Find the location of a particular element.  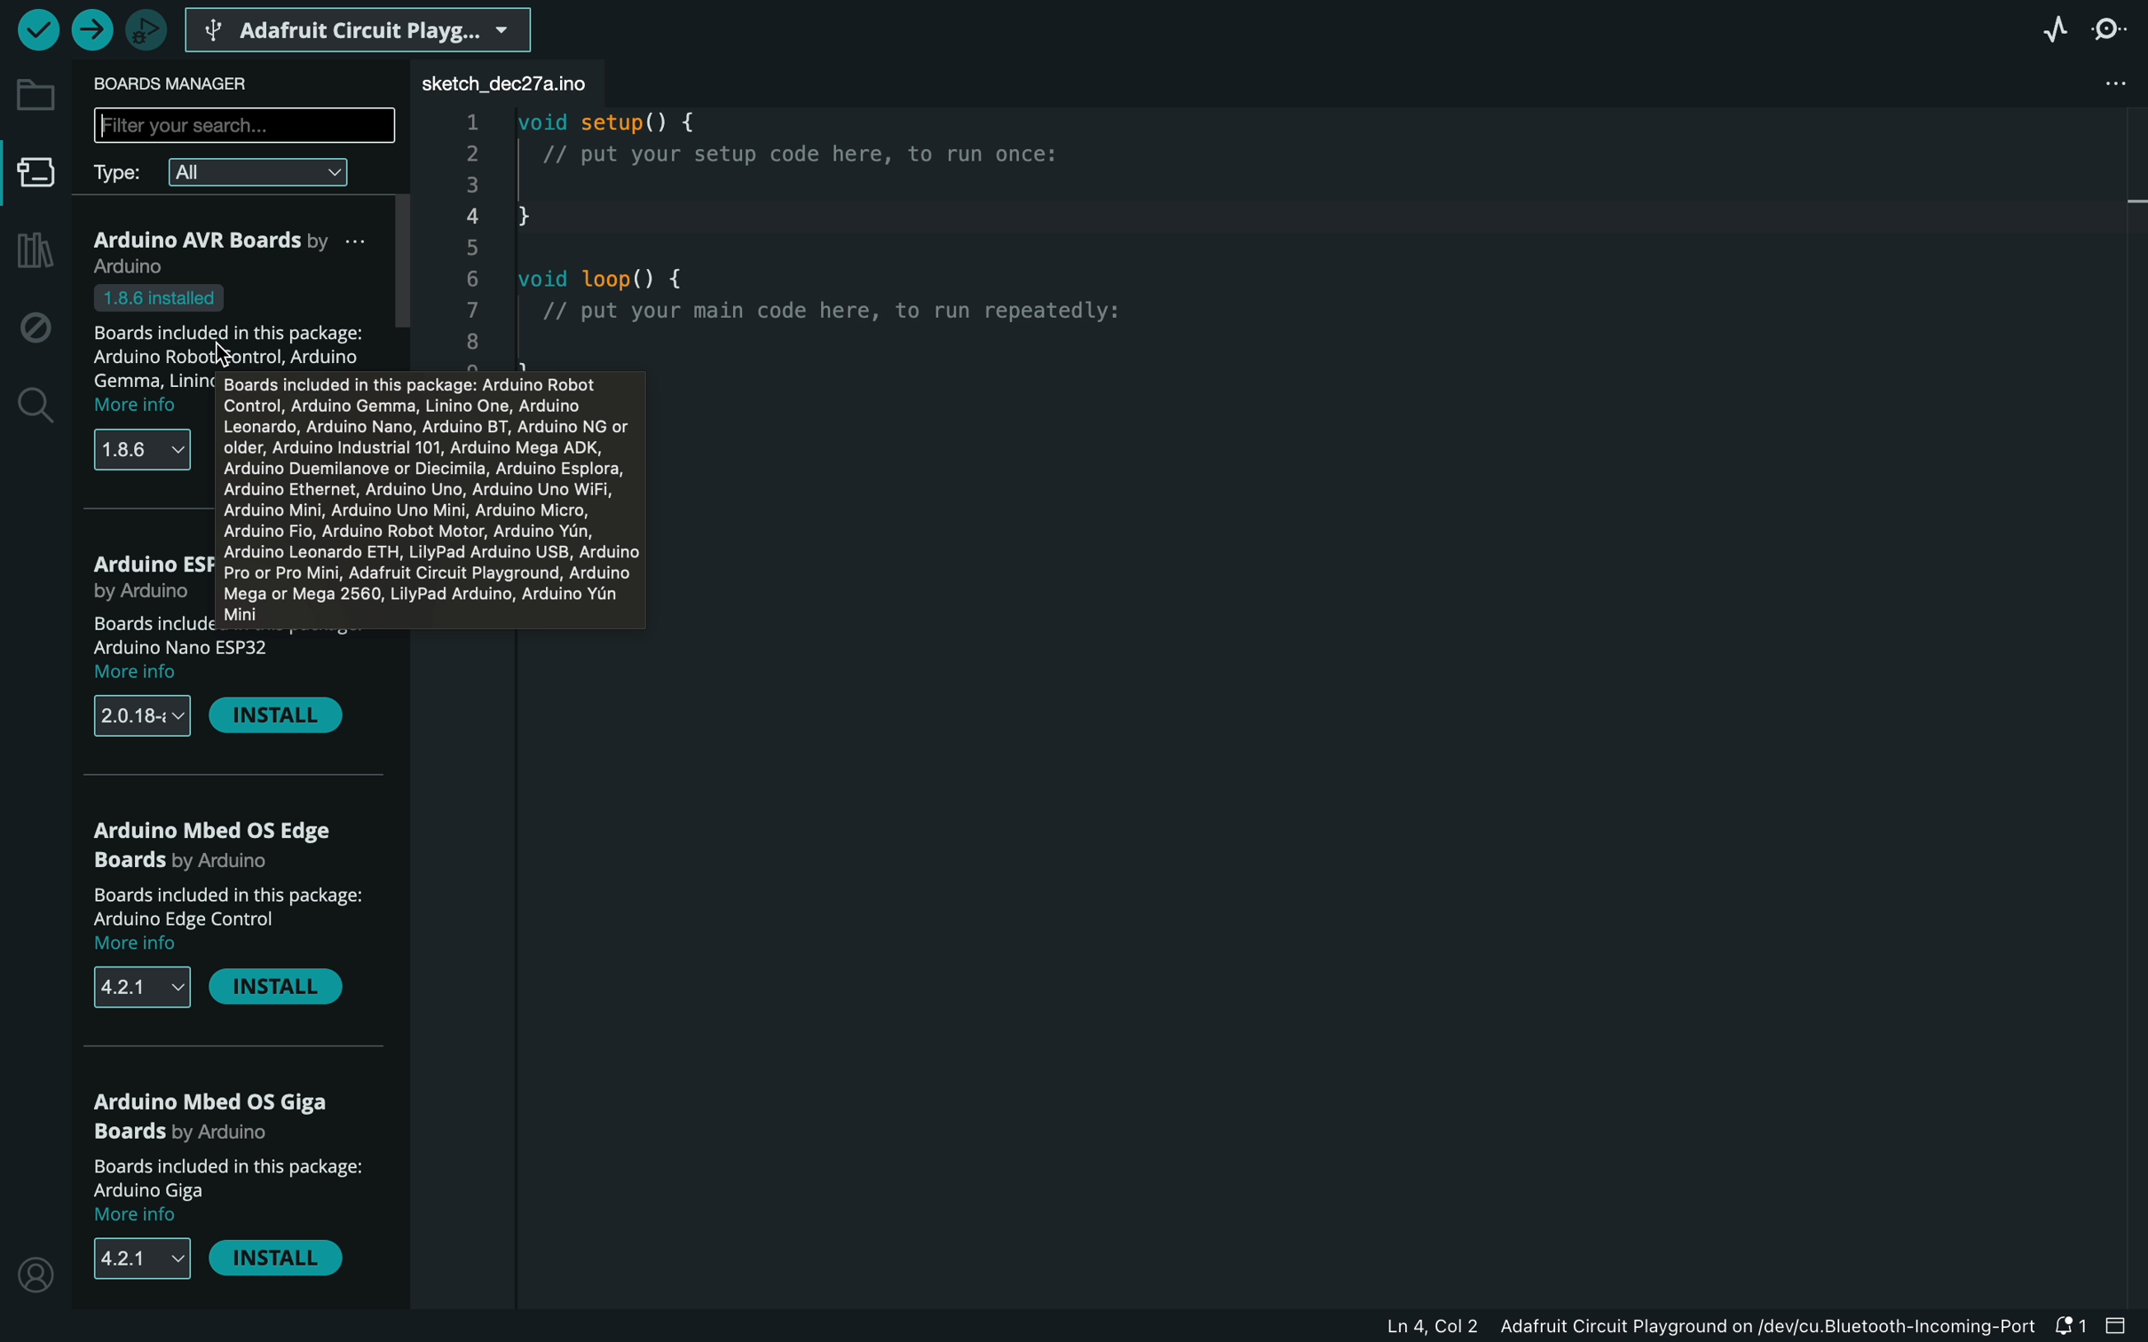

more info is located at coordinates (138, 405).